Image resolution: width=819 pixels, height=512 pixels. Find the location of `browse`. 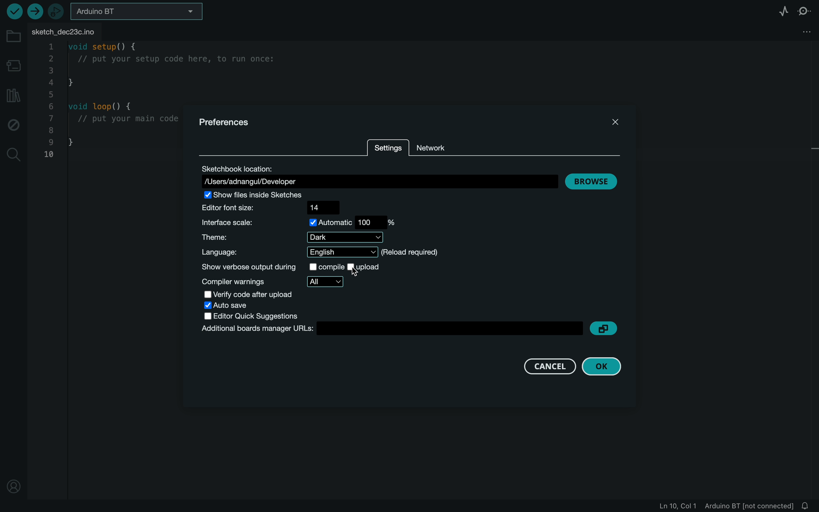

browse is located at coordinates (595, 182).